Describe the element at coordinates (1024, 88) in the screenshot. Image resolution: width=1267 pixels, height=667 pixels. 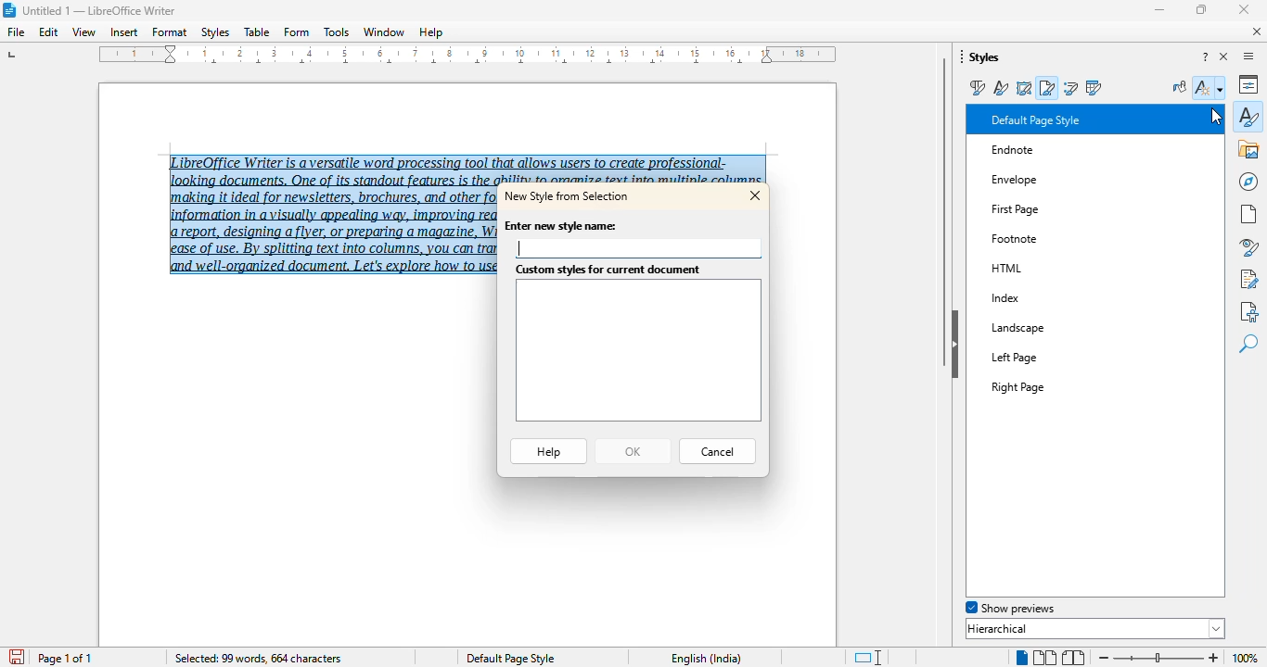
I see `frame styles` at that location.